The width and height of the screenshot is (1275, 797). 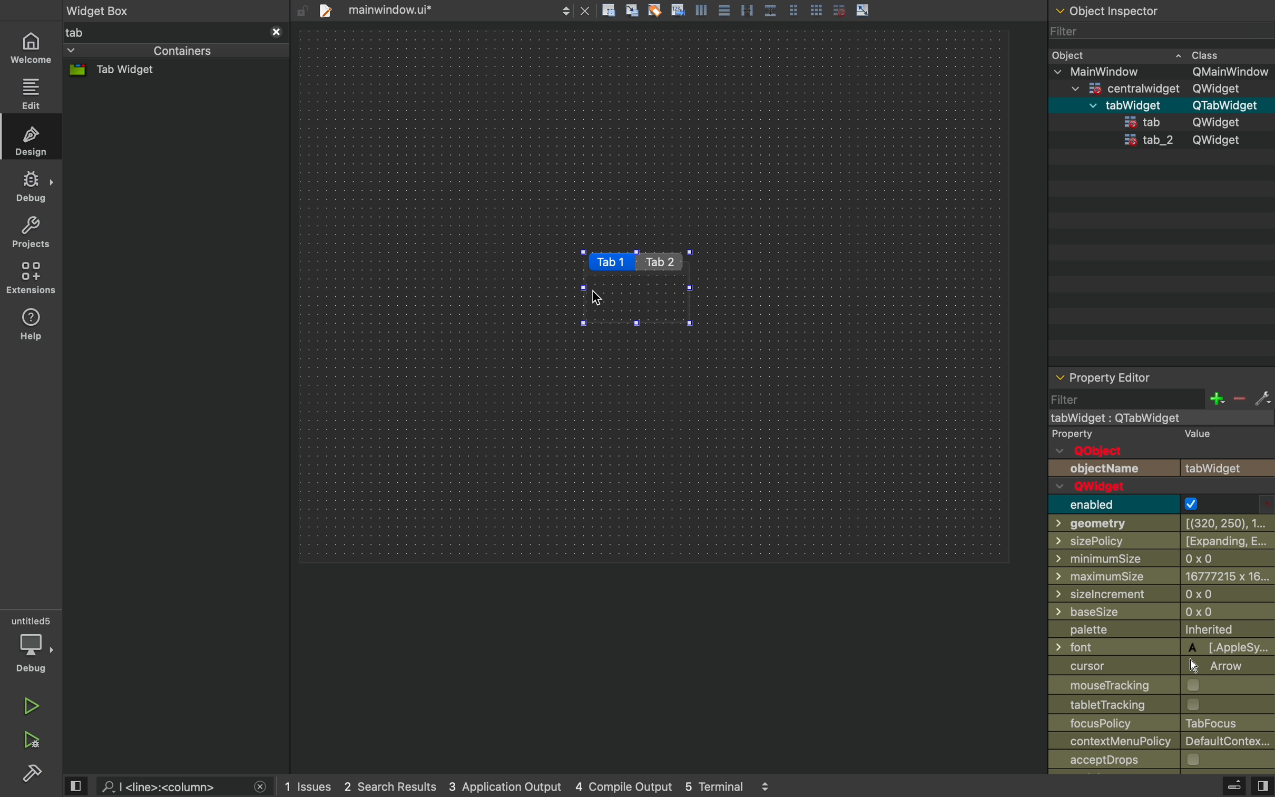 I want to click on object class, so click(x=1155, y=54).